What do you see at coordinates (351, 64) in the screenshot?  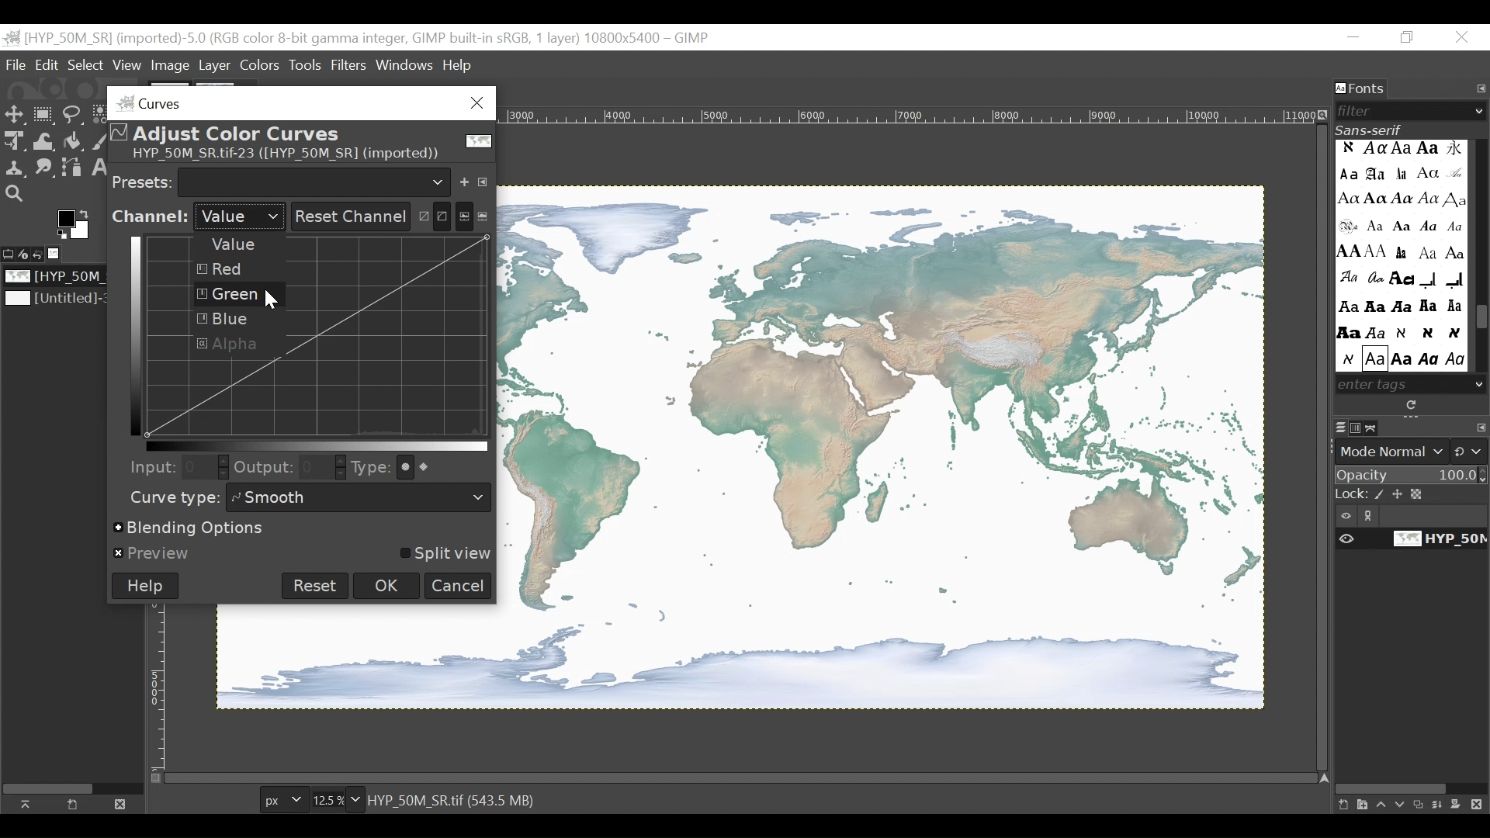 I see `Filters` at bounding box center [351, 64].